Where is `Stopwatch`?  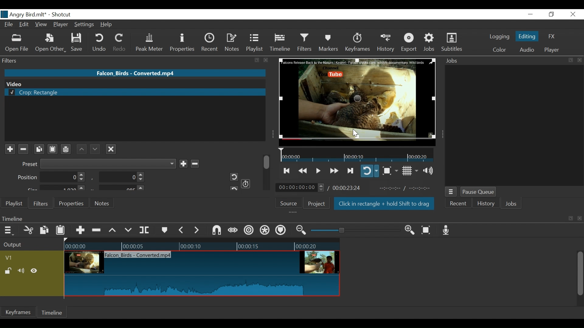
Stopwatch is located at coordinates (246, 183).